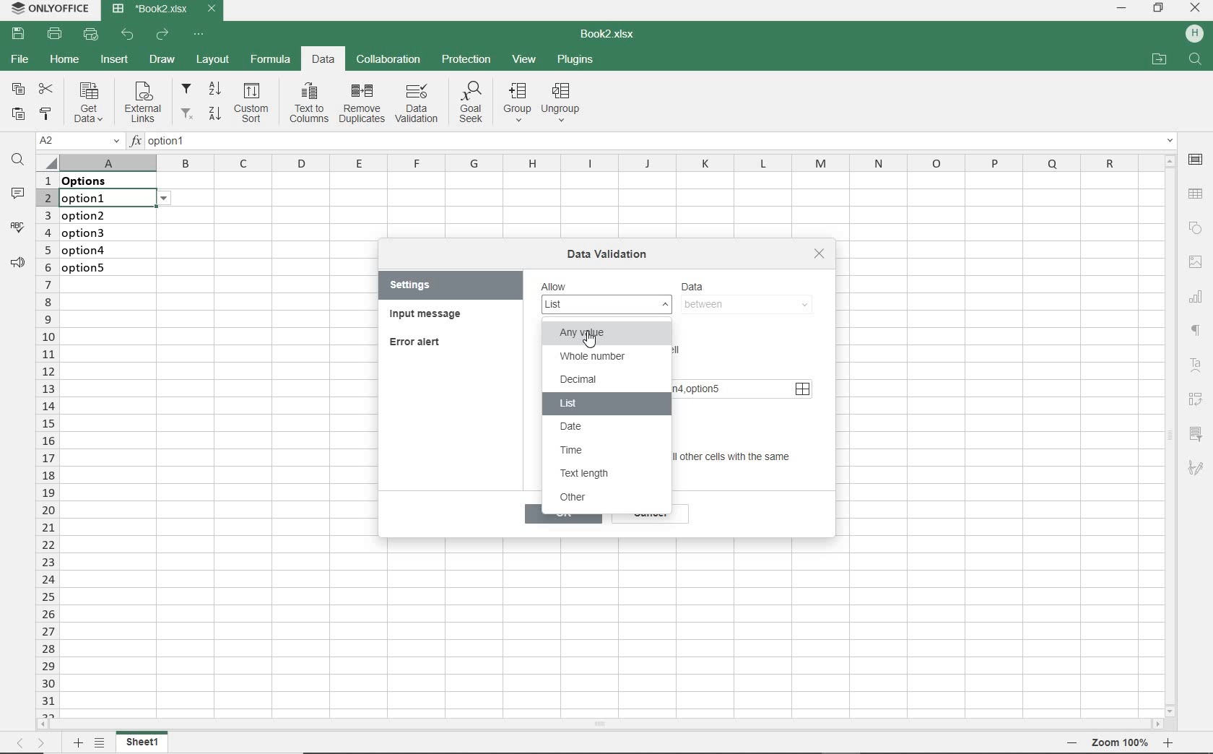 The width and height of the screenshot is (1213, 754). I want to click on sheet1, so click(143, 742).